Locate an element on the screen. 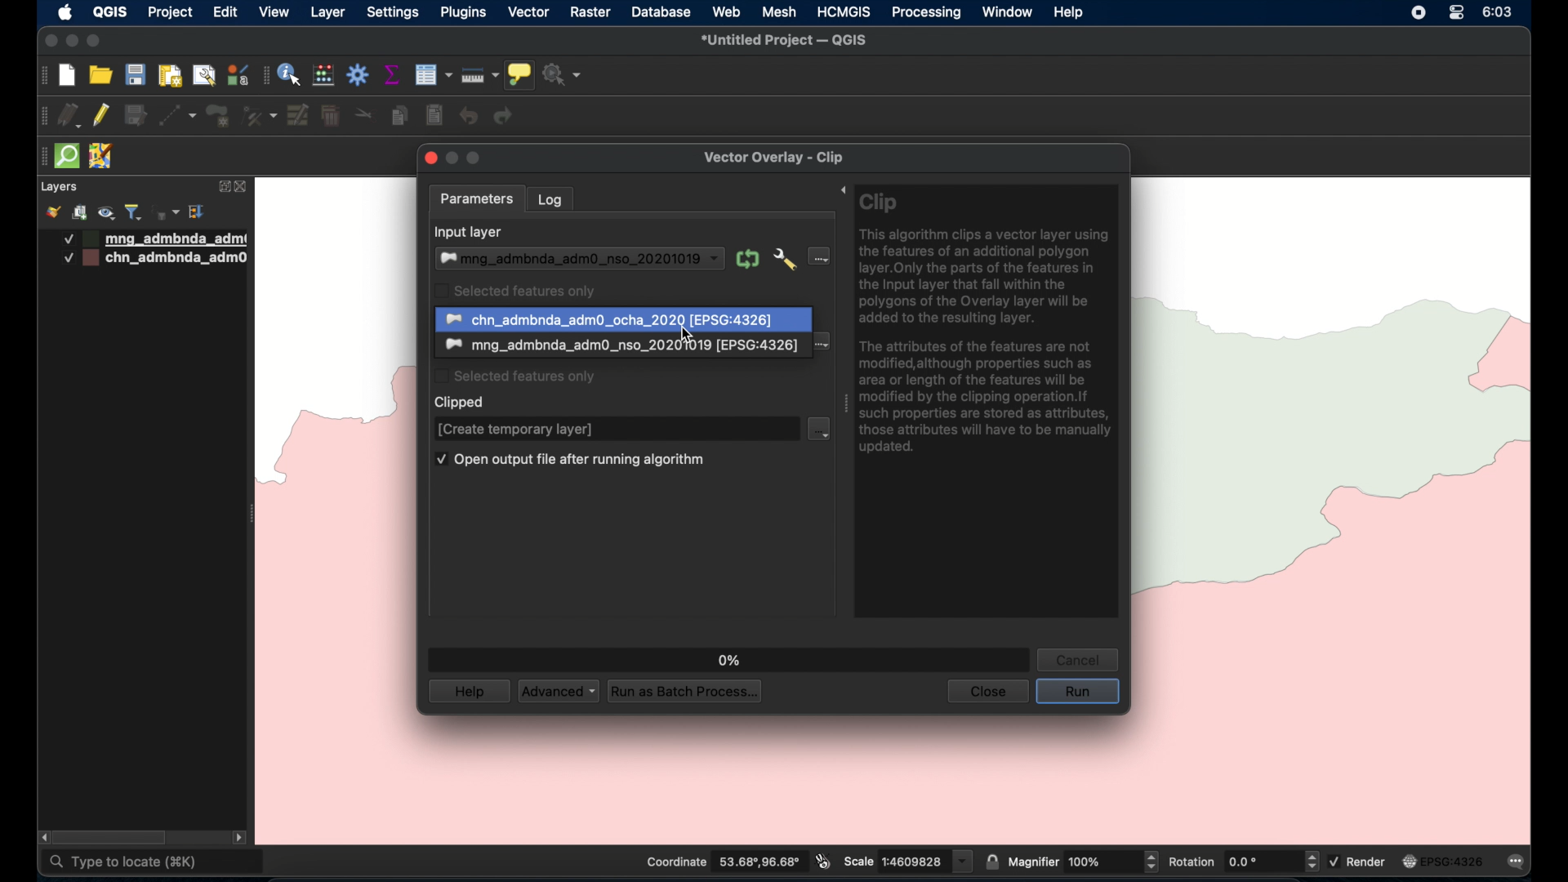  iterate over this layer is located at coordinates (746, 259).